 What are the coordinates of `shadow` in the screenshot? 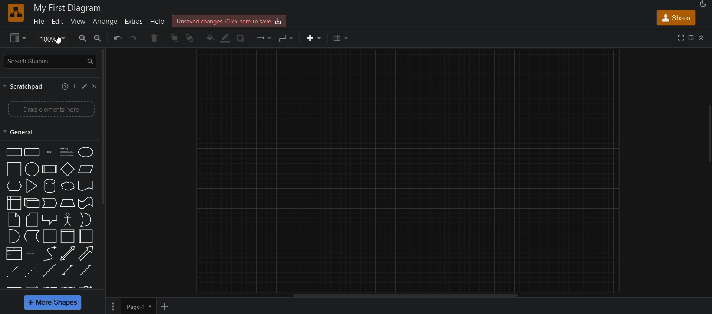 It's located at (243, 38).